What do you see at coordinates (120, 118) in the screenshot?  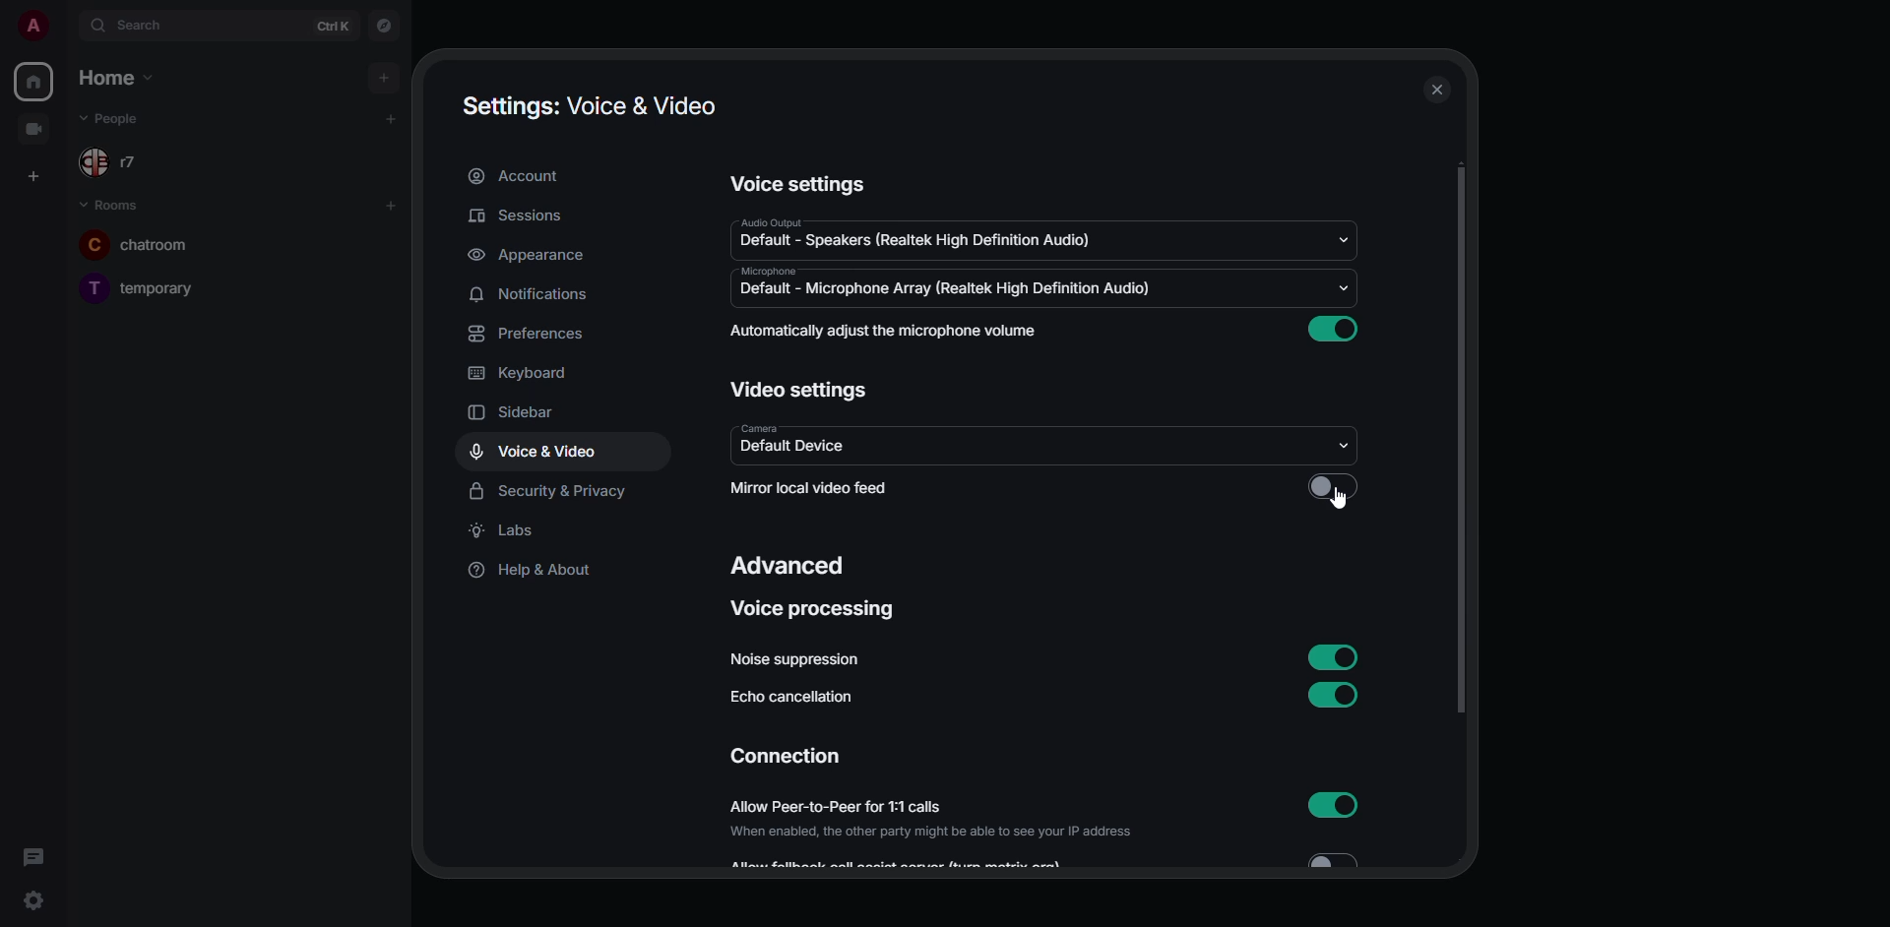 I see `people` at bounding box center [120, 118].